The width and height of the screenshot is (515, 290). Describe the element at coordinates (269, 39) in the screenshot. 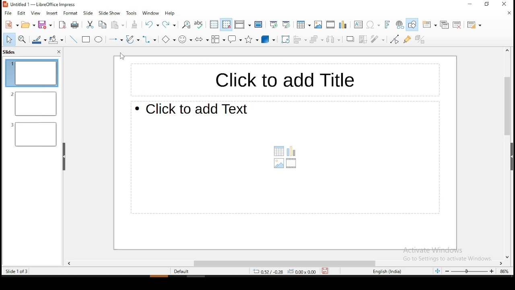

I see `3D shapes` at that location.